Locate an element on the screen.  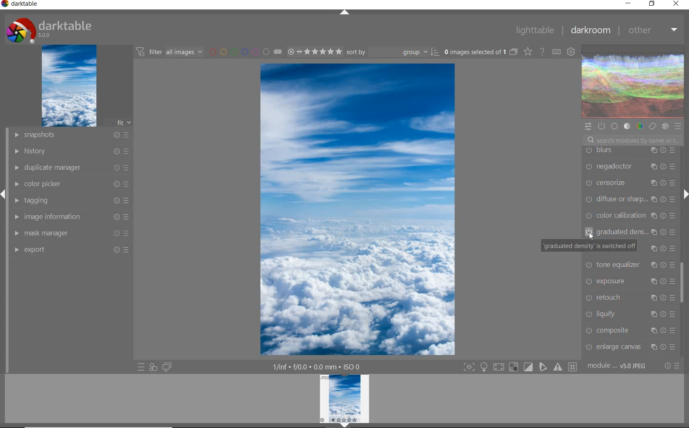
GRADUATED DENSITY is located at coordinates (632, 232).